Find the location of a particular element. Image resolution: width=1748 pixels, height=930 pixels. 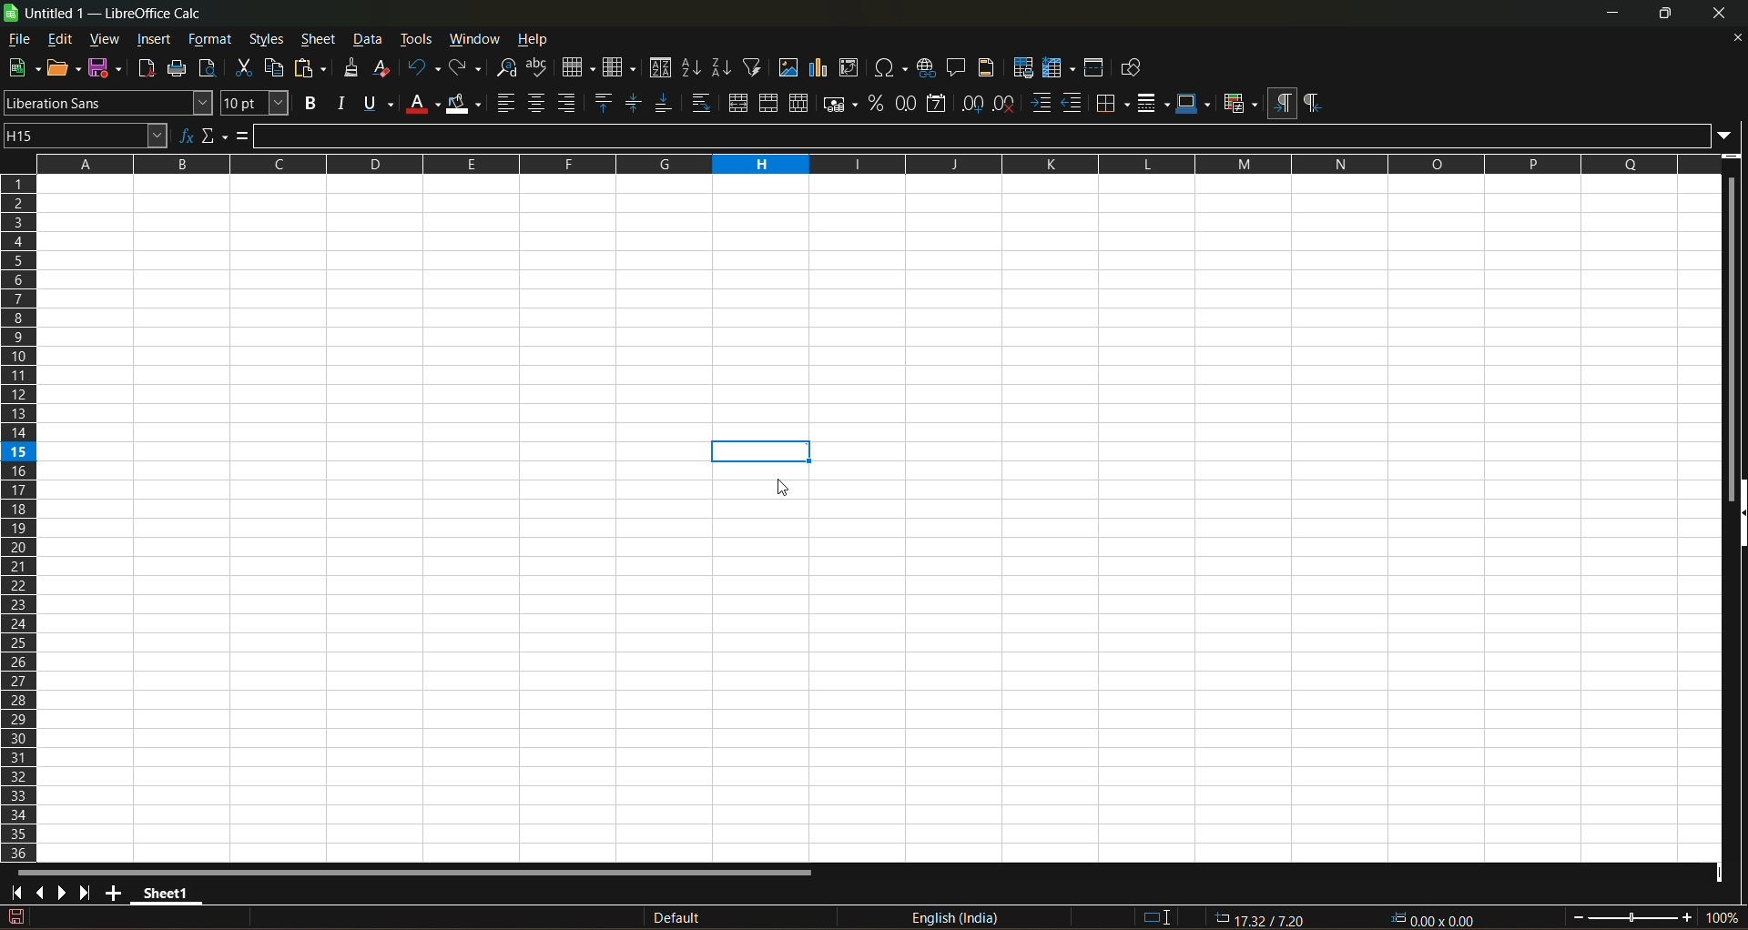

scroll to next sheet is located at coordinates (66, 892).